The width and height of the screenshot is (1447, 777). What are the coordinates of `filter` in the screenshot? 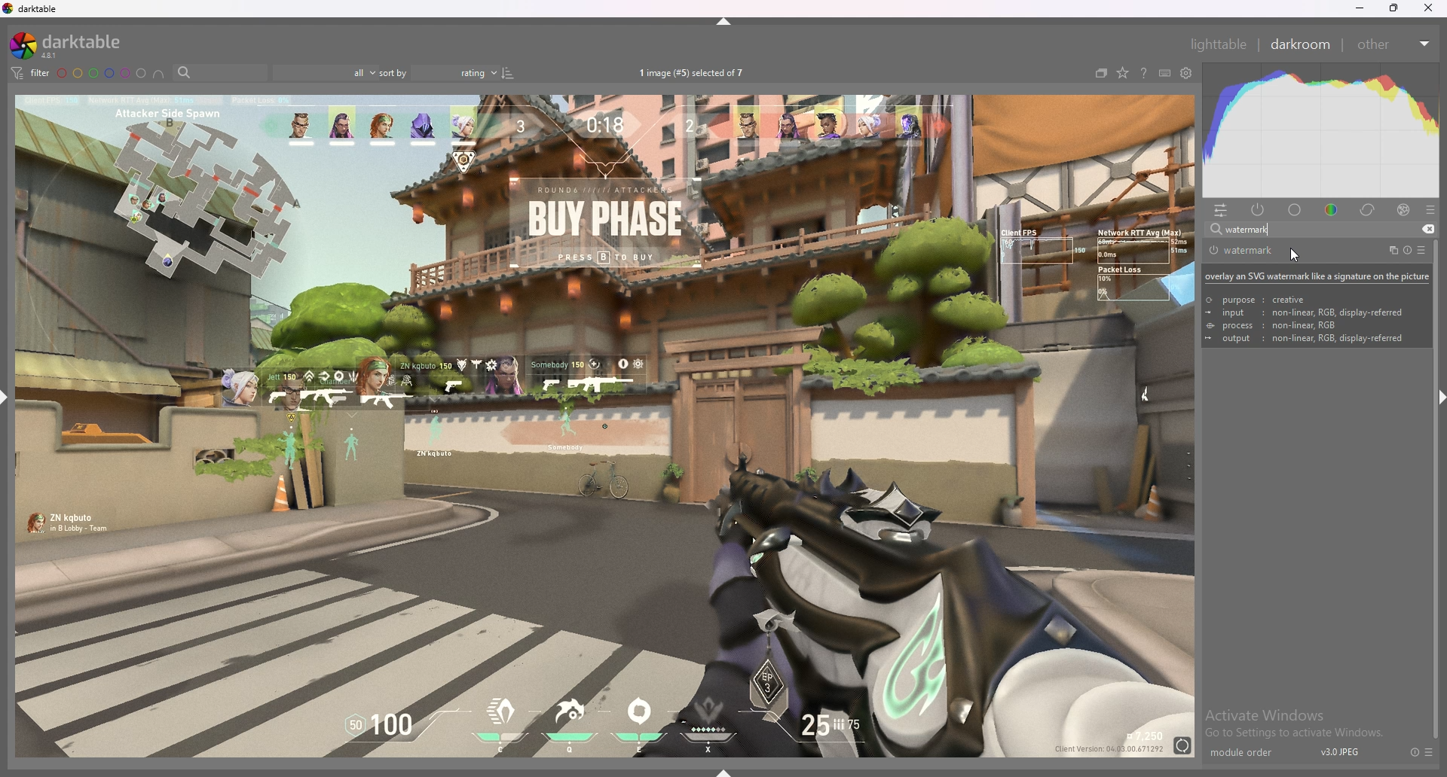 It's located at (29, 72).